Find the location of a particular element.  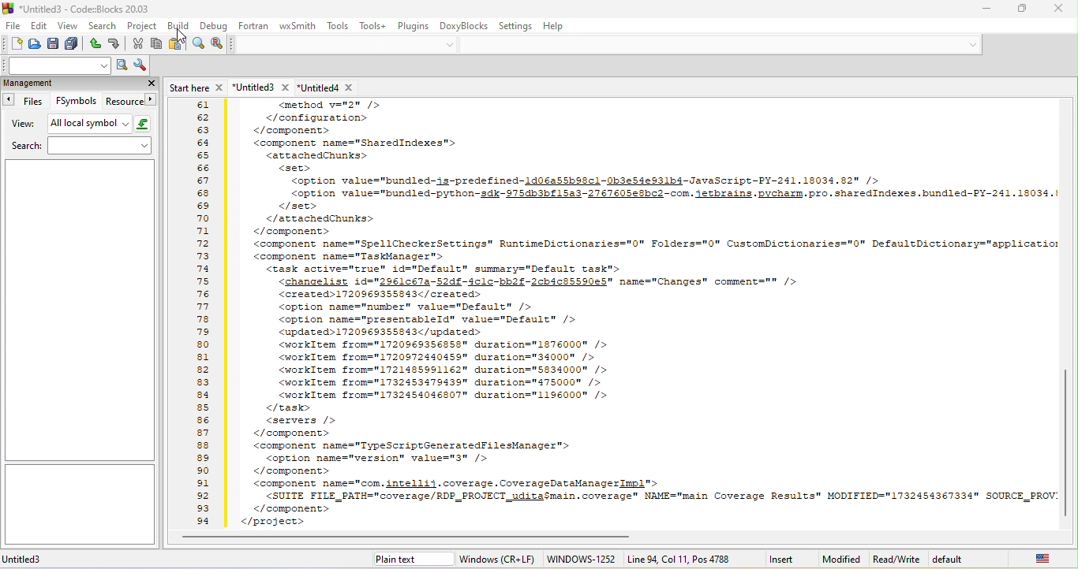

windows is located at coordinates (500, 558).